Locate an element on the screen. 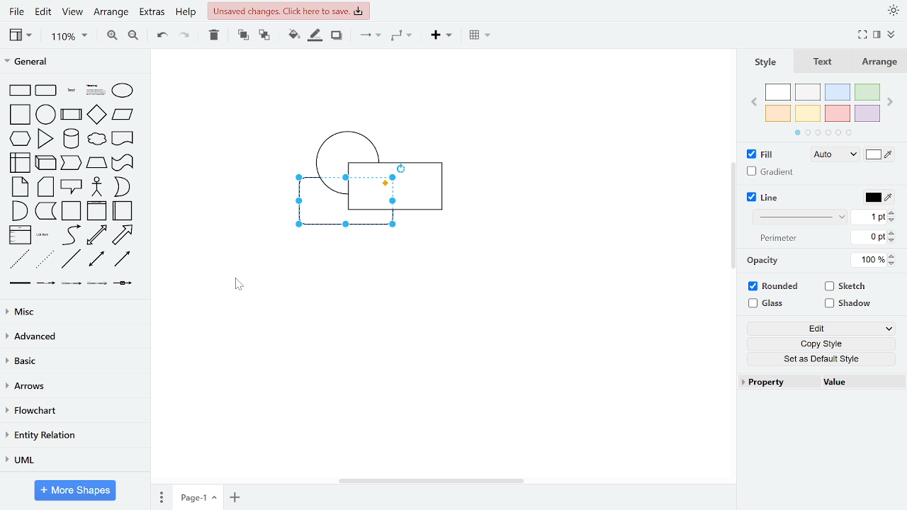 Image resolution: width=907 pixels, height=510 pixels. full screen is located at coordinates (862, 35).